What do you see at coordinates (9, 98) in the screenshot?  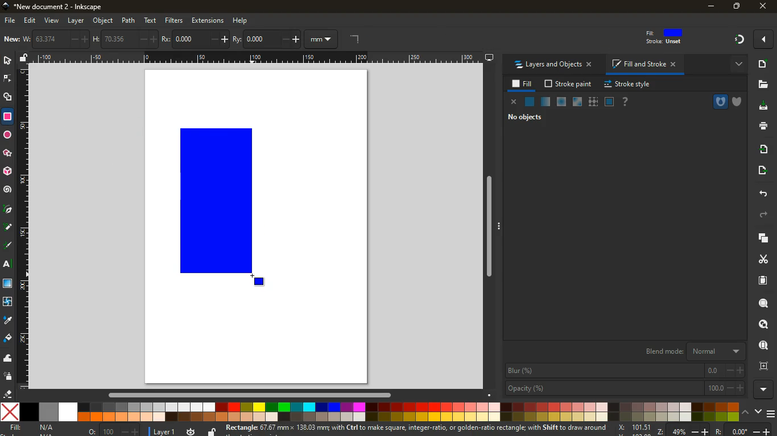 I see `shapes` at bounding box center [9, 98].